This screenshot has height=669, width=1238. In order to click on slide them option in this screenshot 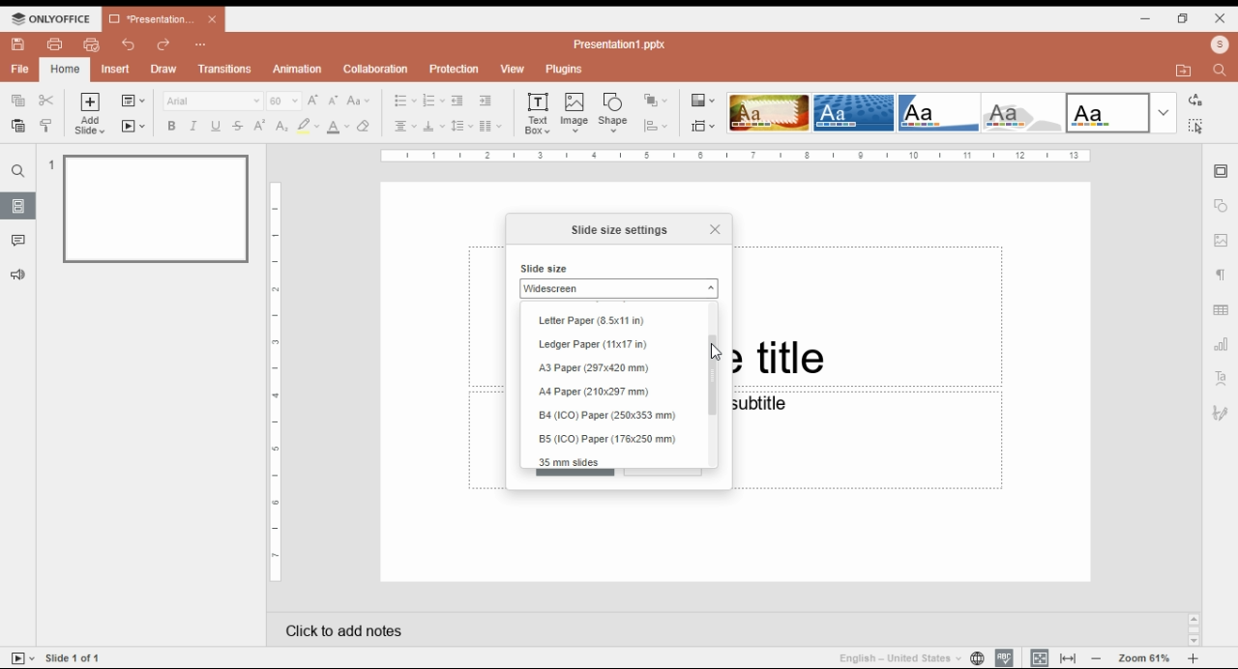, I will do `click(940, 112)`.